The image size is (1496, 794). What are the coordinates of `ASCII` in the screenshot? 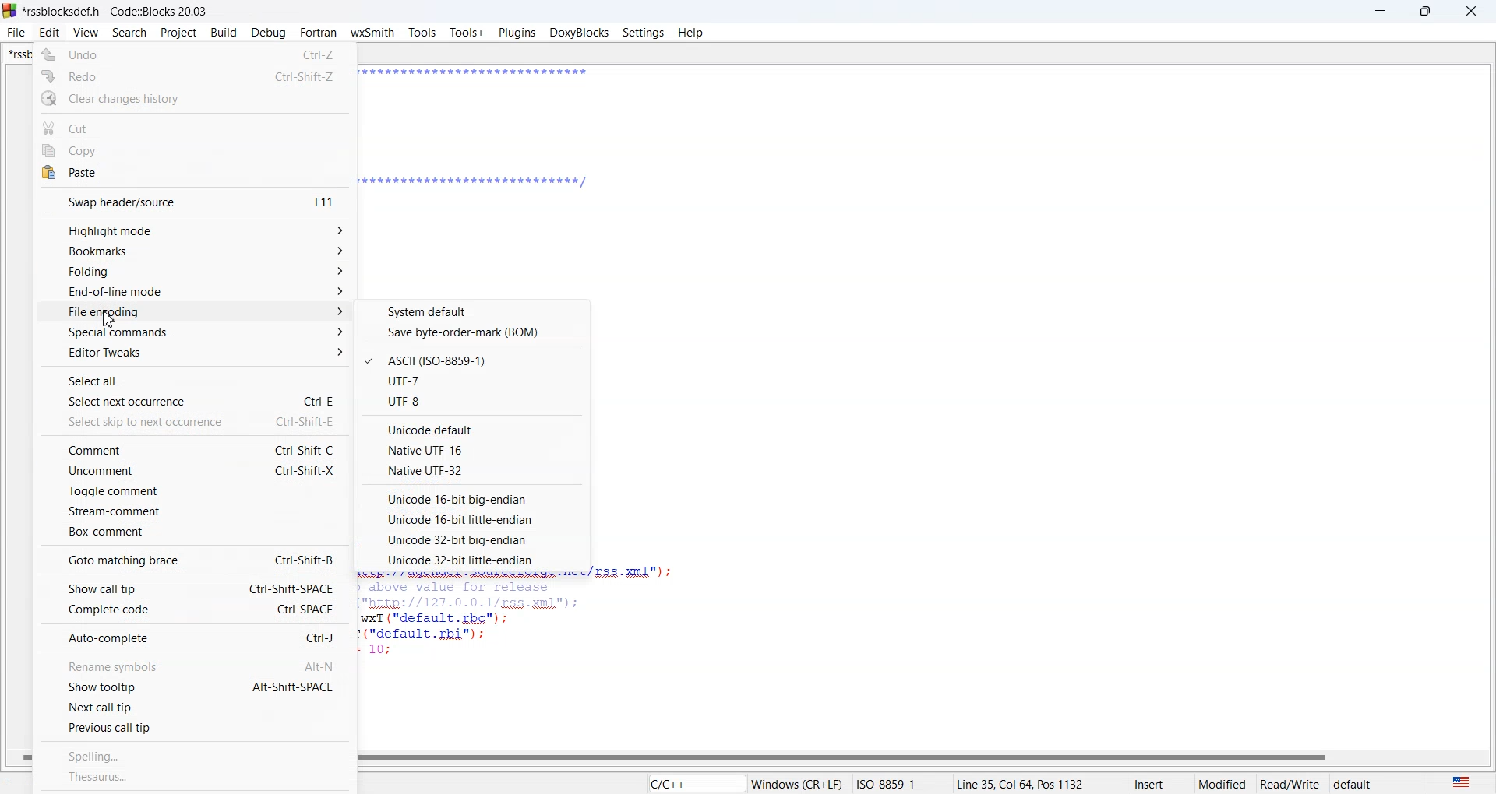 It's located at (473, 360).